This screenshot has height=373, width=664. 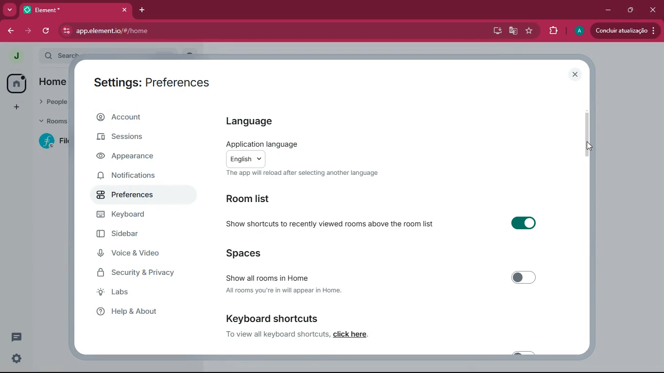 I want to click on spaces, so click(x=273, y=253).